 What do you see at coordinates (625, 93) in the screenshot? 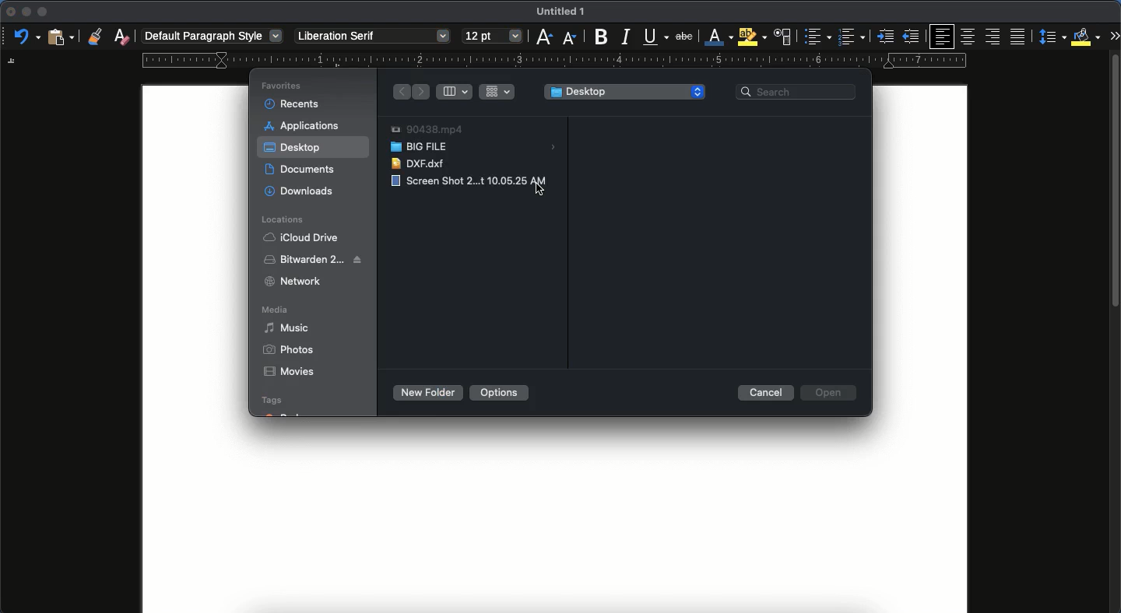
I see `desktop` at bounding box center [625, 93].